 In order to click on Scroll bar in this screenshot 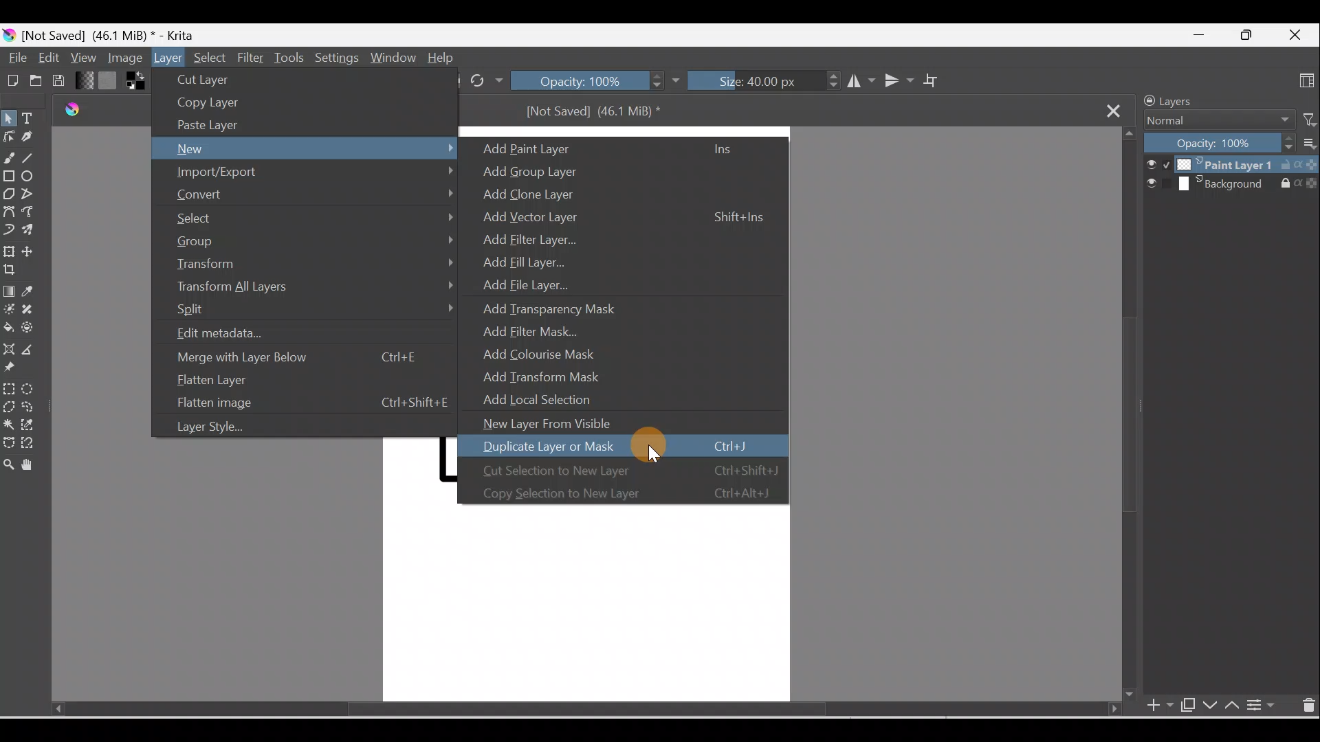, I will do `click(563, 709)`.